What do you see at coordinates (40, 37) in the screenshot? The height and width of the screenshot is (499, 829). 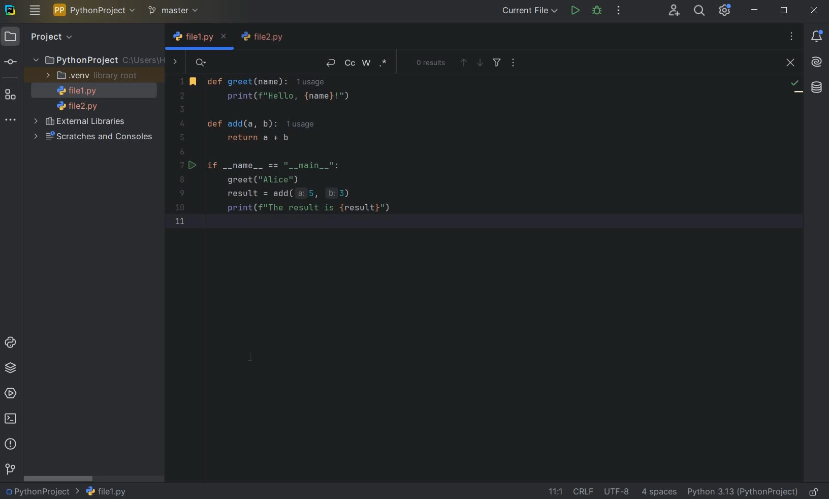 I see `PROJECT` at bounding box center [40, 37].